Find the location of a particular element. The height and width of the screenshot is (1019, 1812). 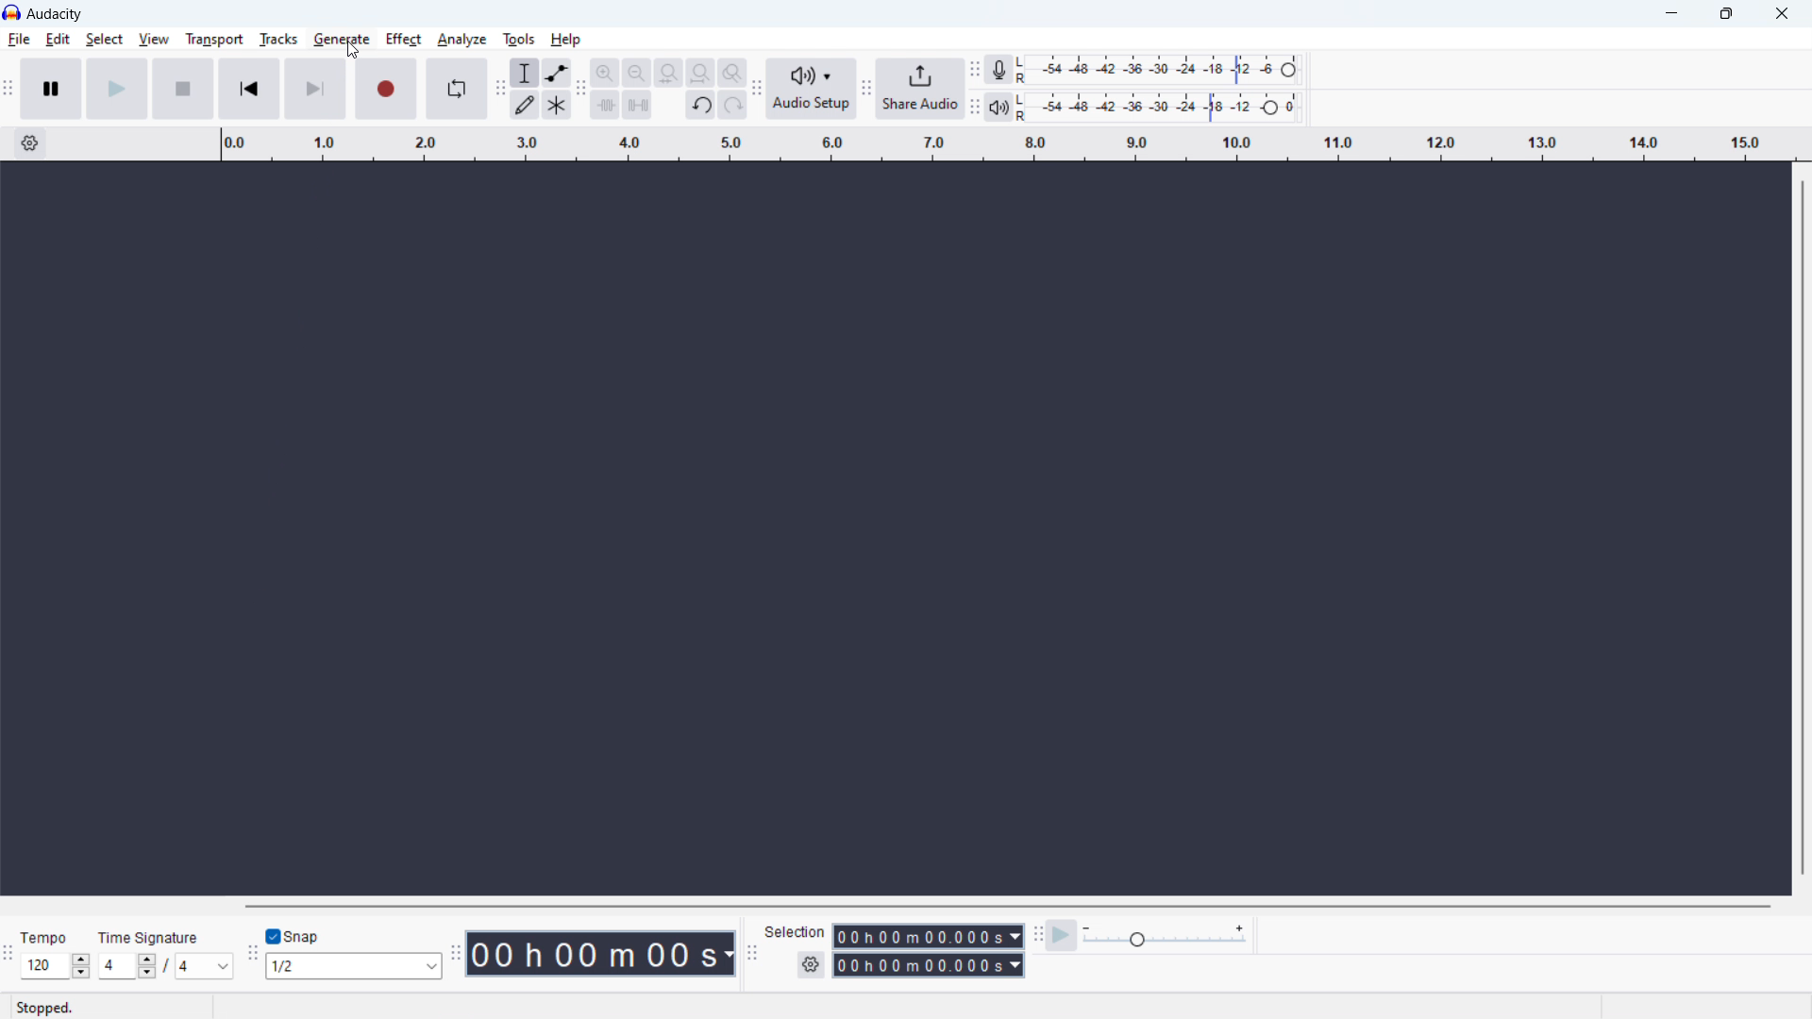

cursor is located at coordinates (353, 52).